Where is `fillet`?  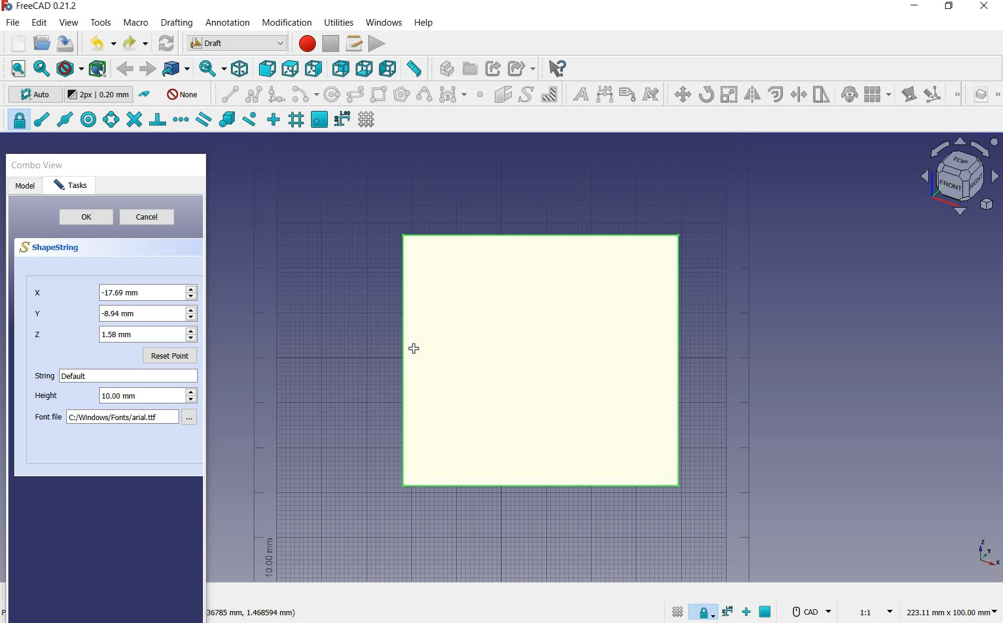 fillet is located at coordinates (277, 95).